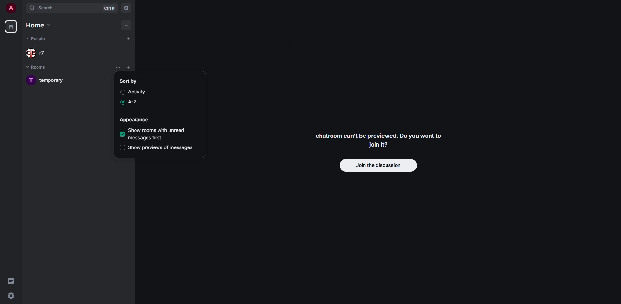 This screenshot has height=304, width=621. What do you see at coordinates (160, 134) in the screenshot?
I see `show rooms with unread messages first` at bounding box center [160, 134].